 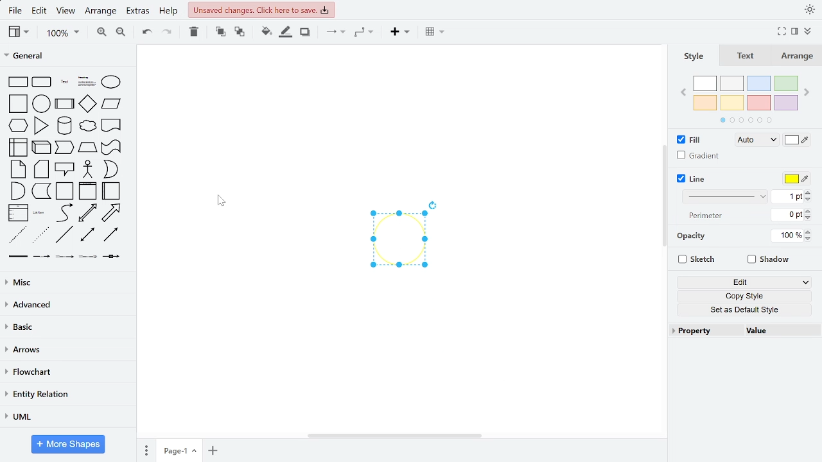 What do you see at coordinates (147, 450) in the screenshot?
I see `pages` at bounding box center [147, 450].